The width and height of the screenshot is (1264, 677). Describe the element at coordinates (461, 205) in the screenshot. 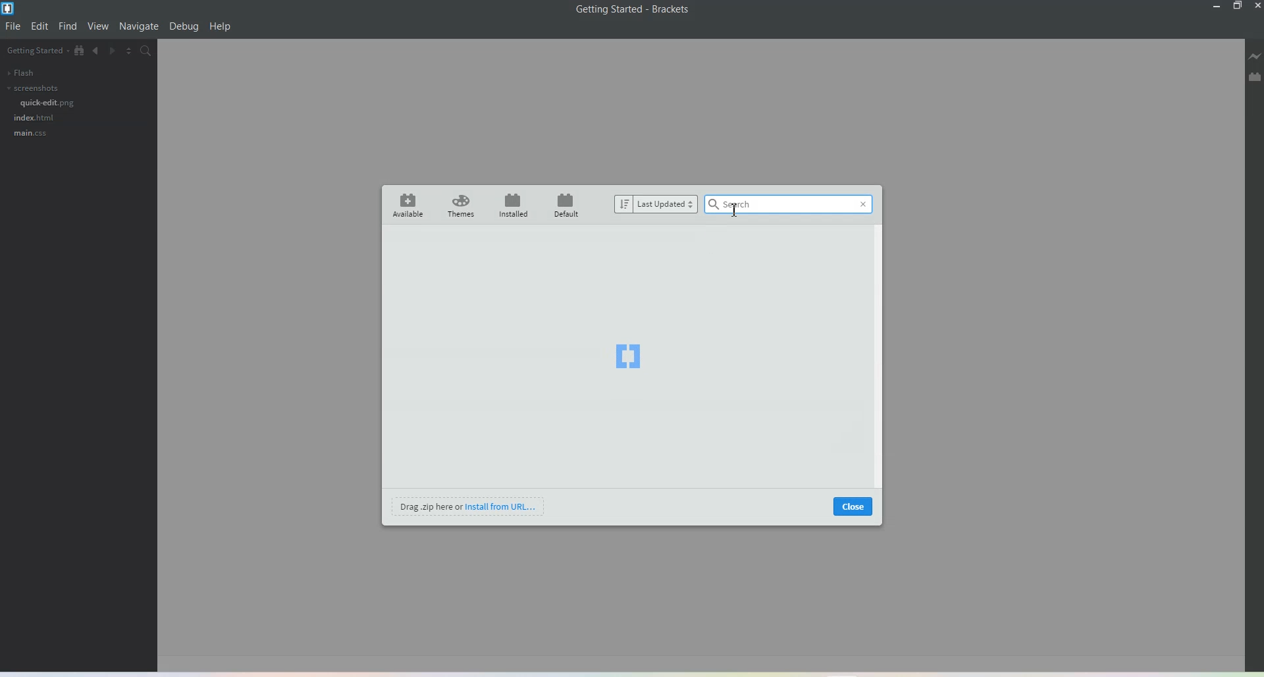

I see `Theme` at that location.